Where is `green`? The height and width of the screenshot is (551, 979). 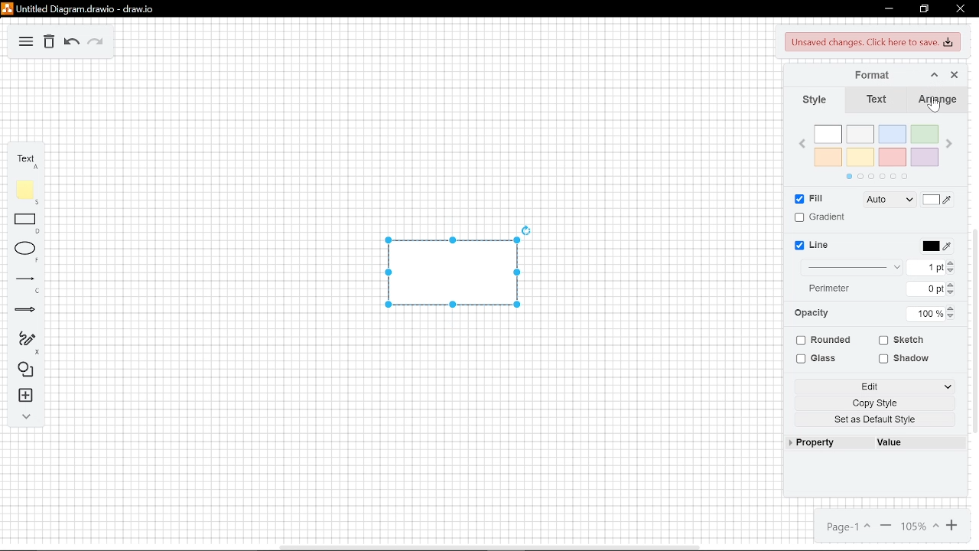 green is located at coordinates (925, 133).